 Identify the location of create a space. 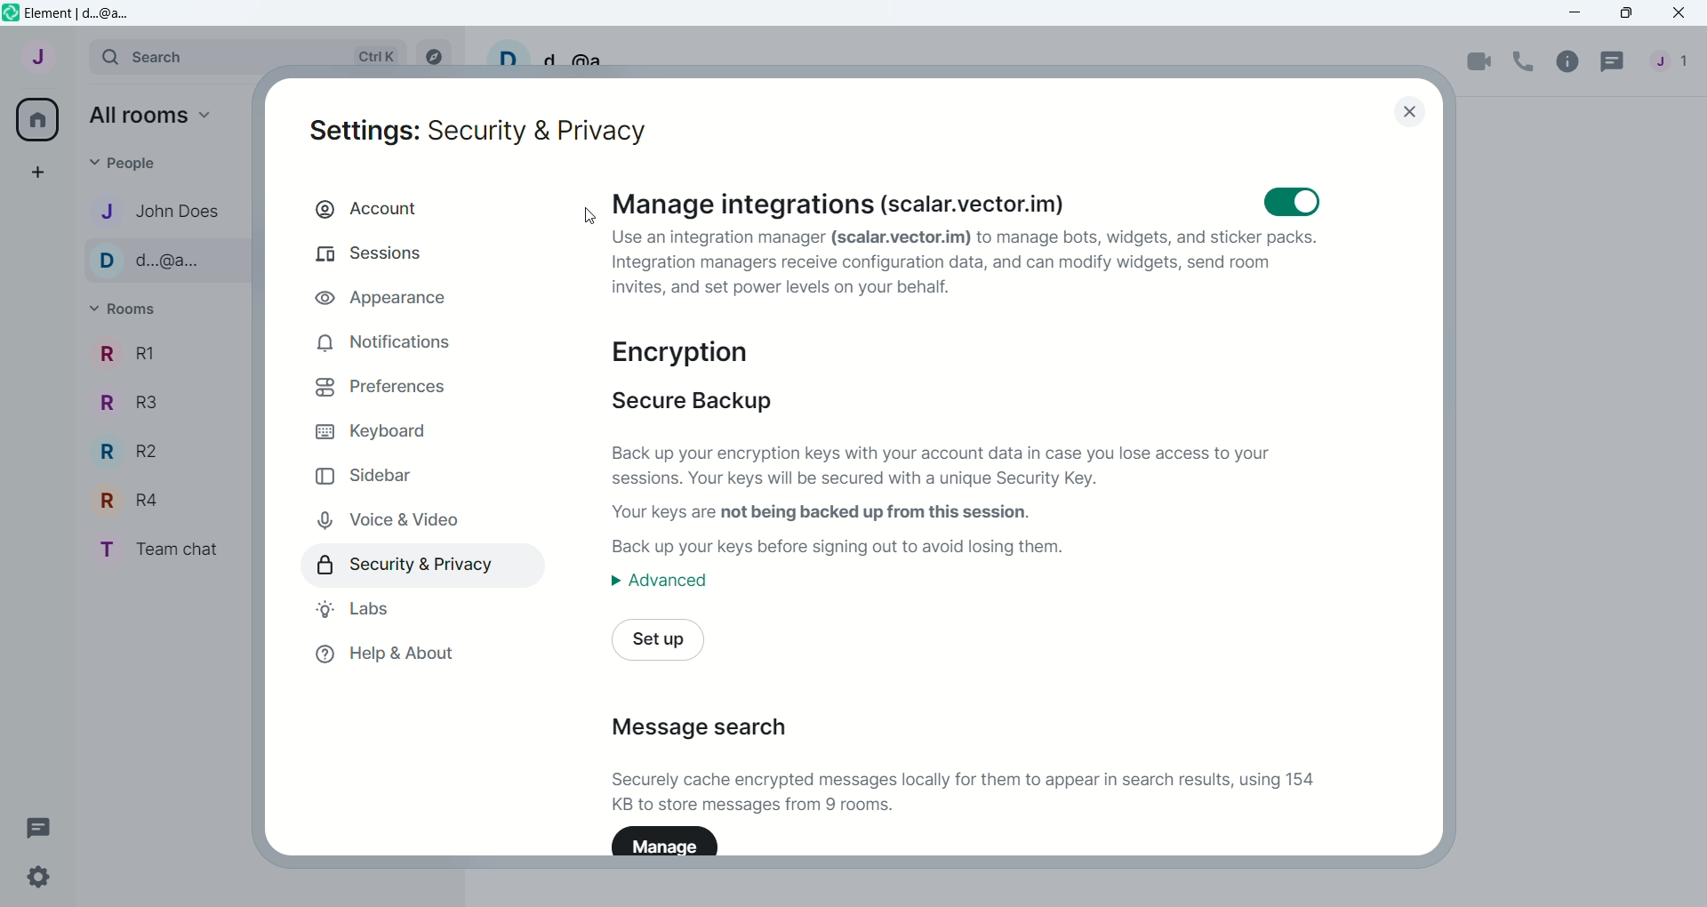
(36, 173).